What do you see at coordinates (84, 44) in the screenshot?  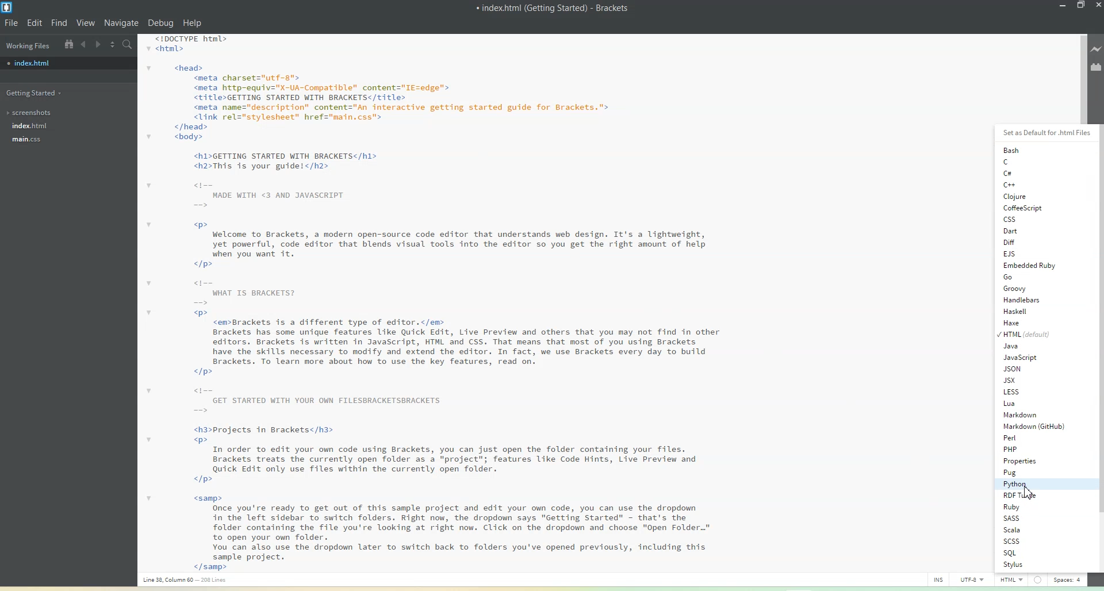 I see `Navigate Backward` at bounding box center [84, 44].